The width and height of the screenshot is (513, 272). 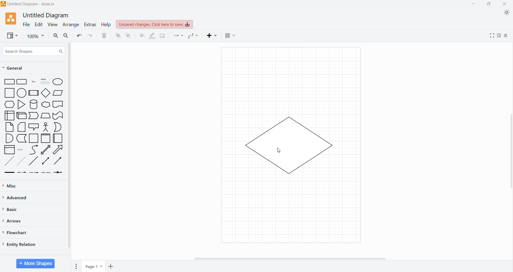 What do you see at coordinates (45, 105) in the screenshot?
I see `Thought Bubble` at bounding box center [45, 105].